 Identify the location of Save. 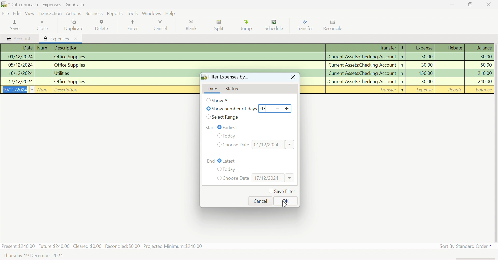
(14, 26).